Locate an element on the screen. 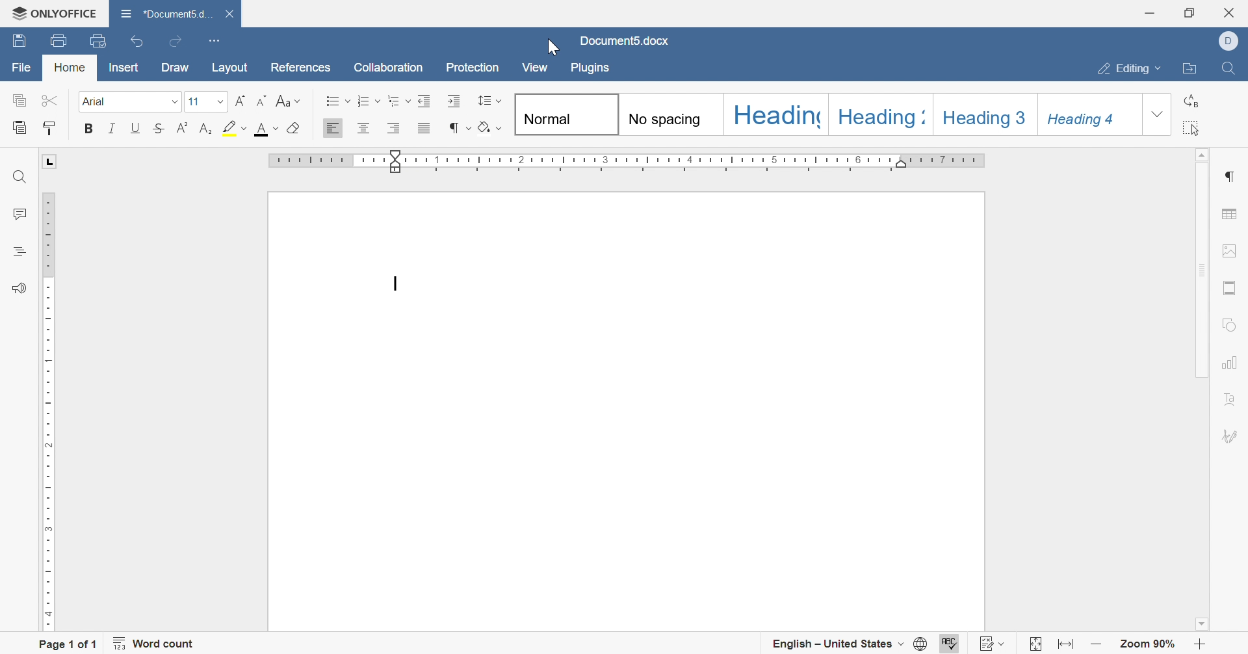 This screenshot has height=654, width=1248. shape settings is located at coordinates (1233, 324).